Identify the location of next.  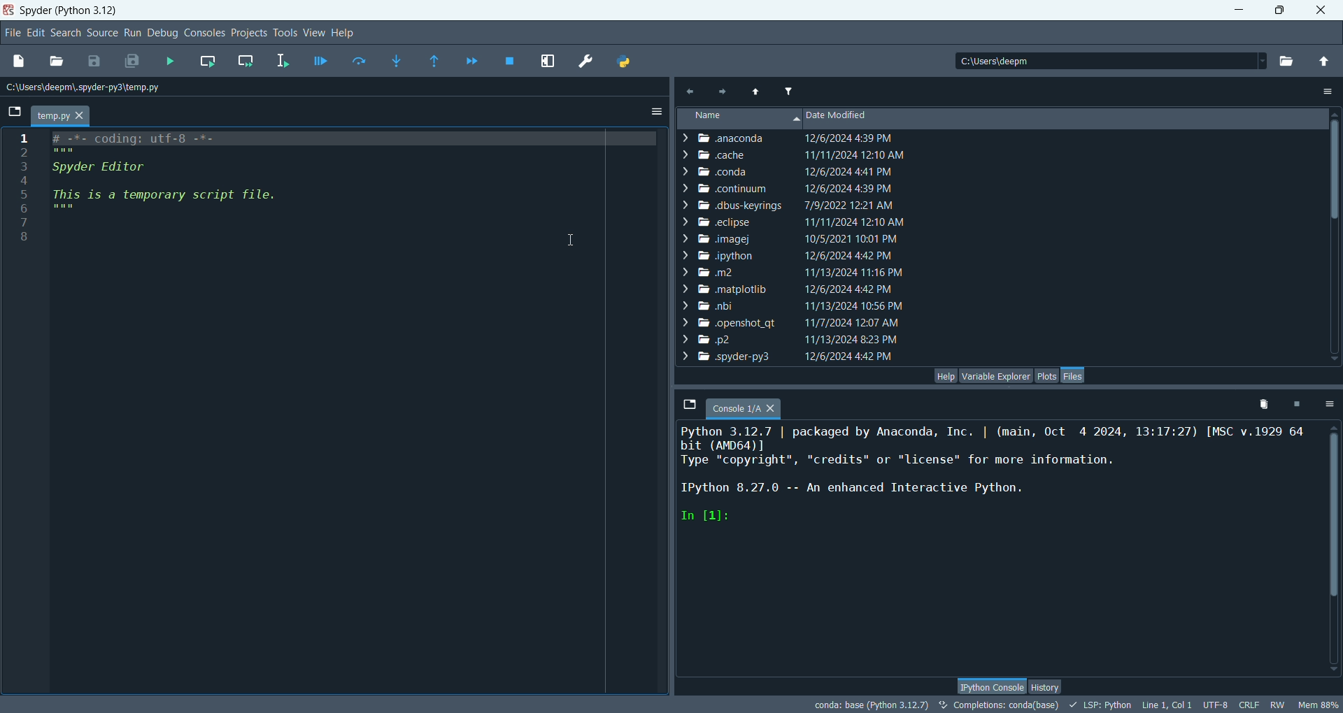
(721, 91).